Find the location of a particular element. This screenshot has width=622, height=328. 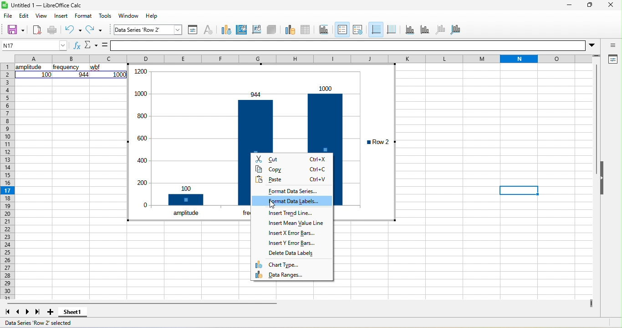

previous sheet is located at coordinates (19, 312).